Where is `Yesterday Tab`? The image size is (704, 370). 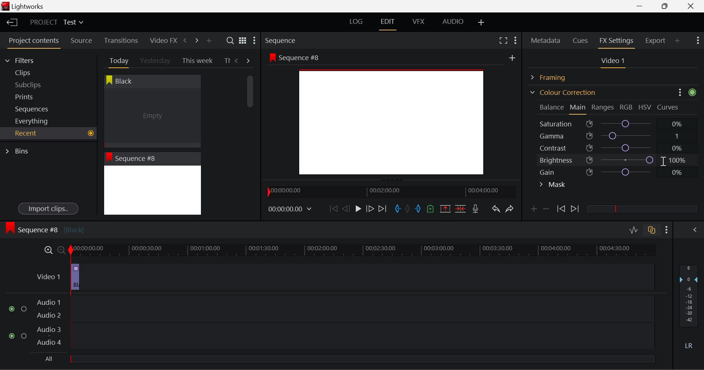 Yesterday Tab is located at coordinates (156, 61).